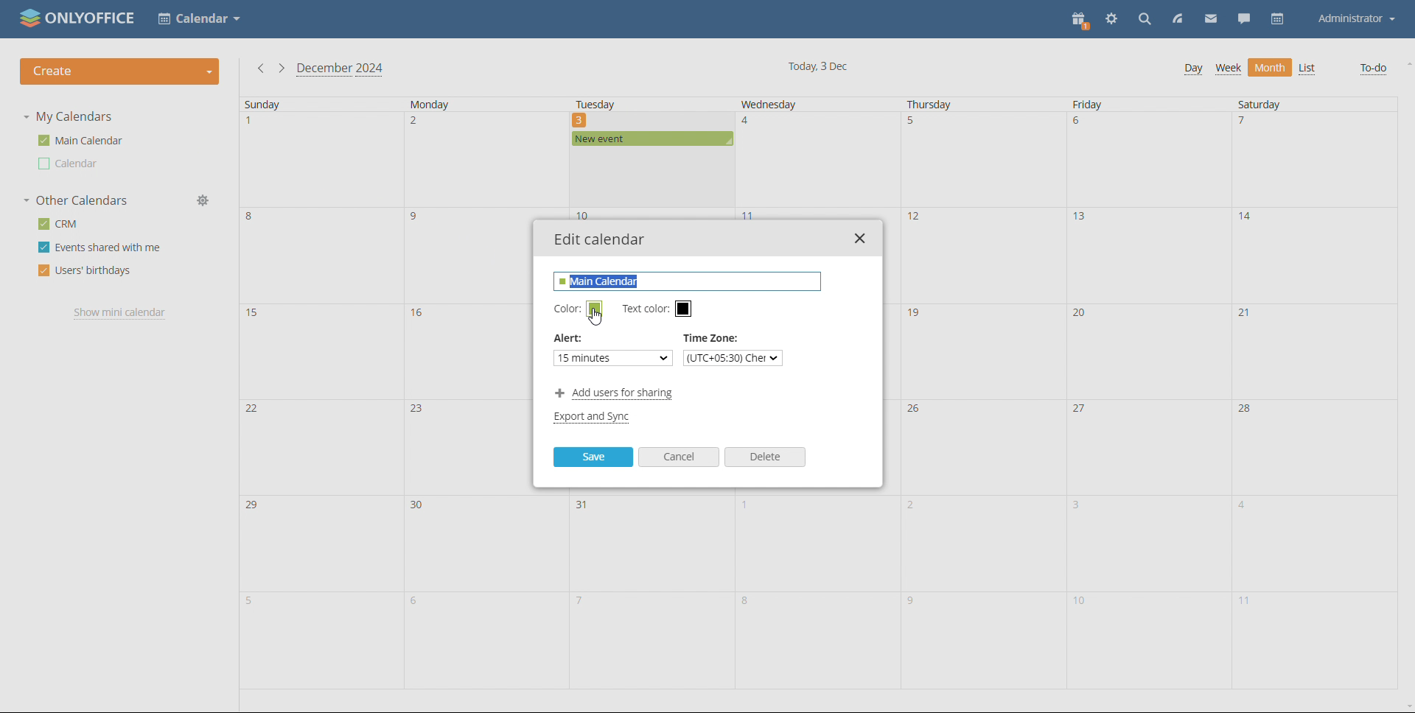 The width and height of the screenshot is (1415, 713). I want to click on date, so click(648, 640).